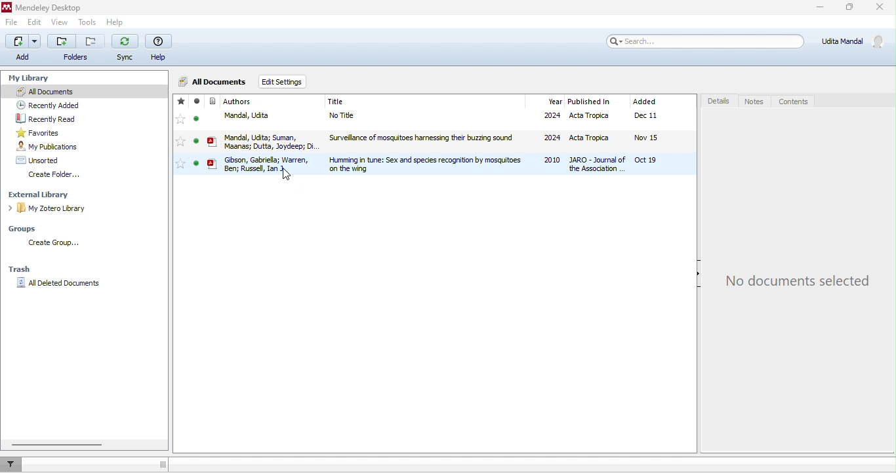 This screenshot has width=896, height=473. I want to click on added , so click(645, 101).